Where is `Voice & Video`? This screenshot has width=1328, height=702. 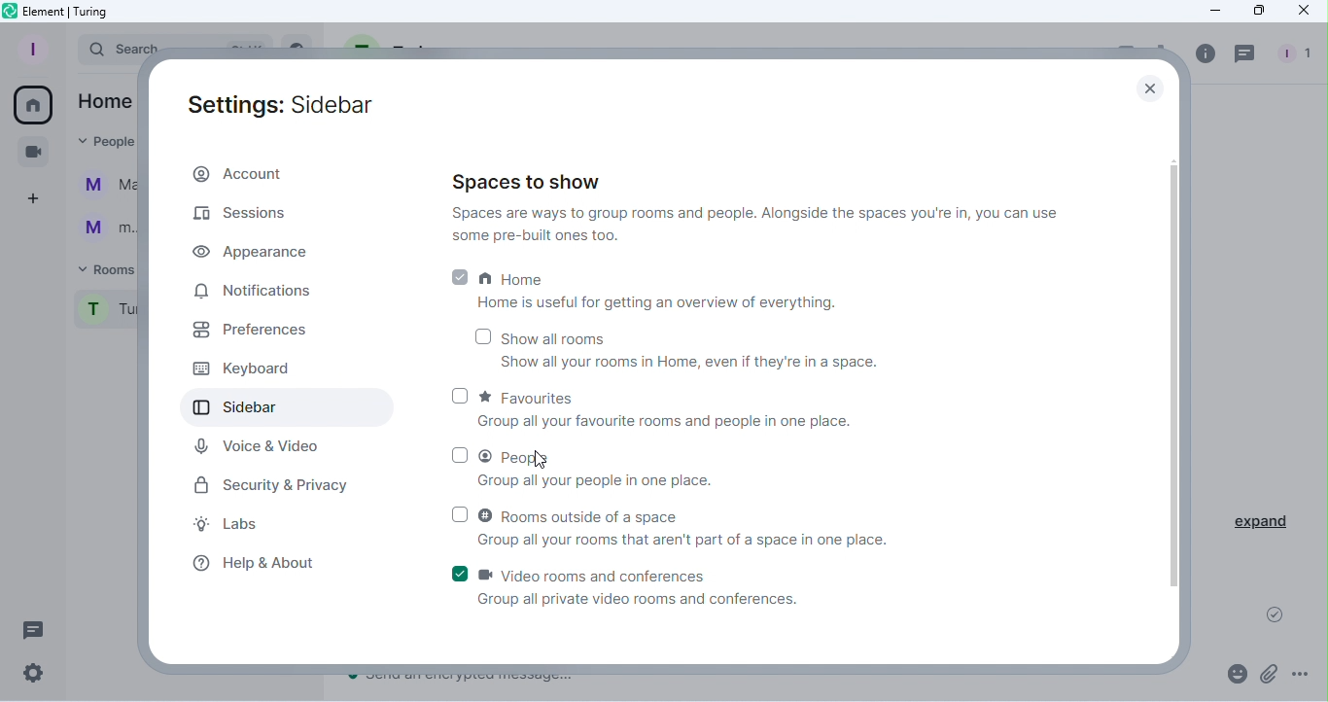 Voice & Video is located at coordinates (264, 446).